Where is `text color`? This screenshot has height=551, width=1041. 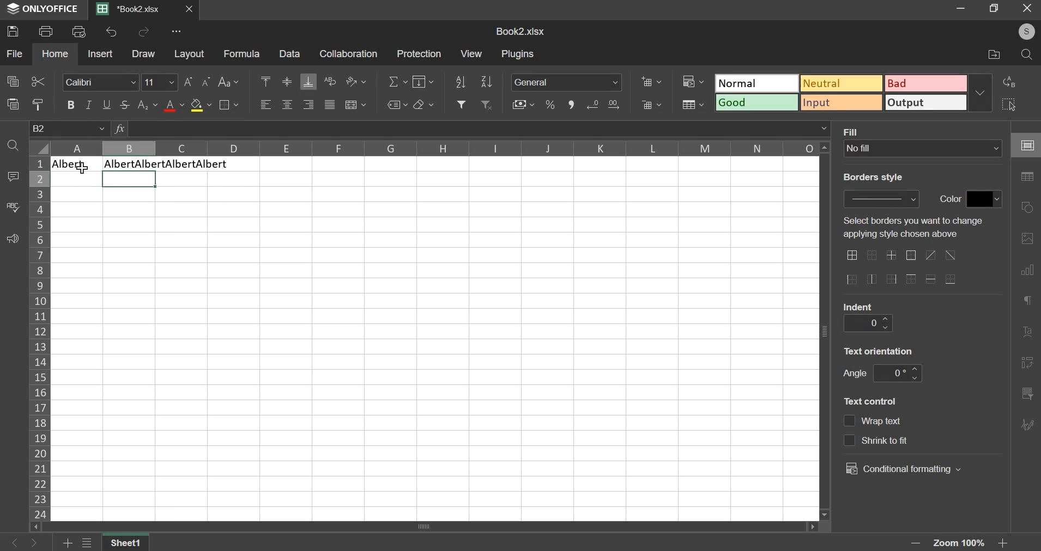
text color is located at coordinates (174, 106).